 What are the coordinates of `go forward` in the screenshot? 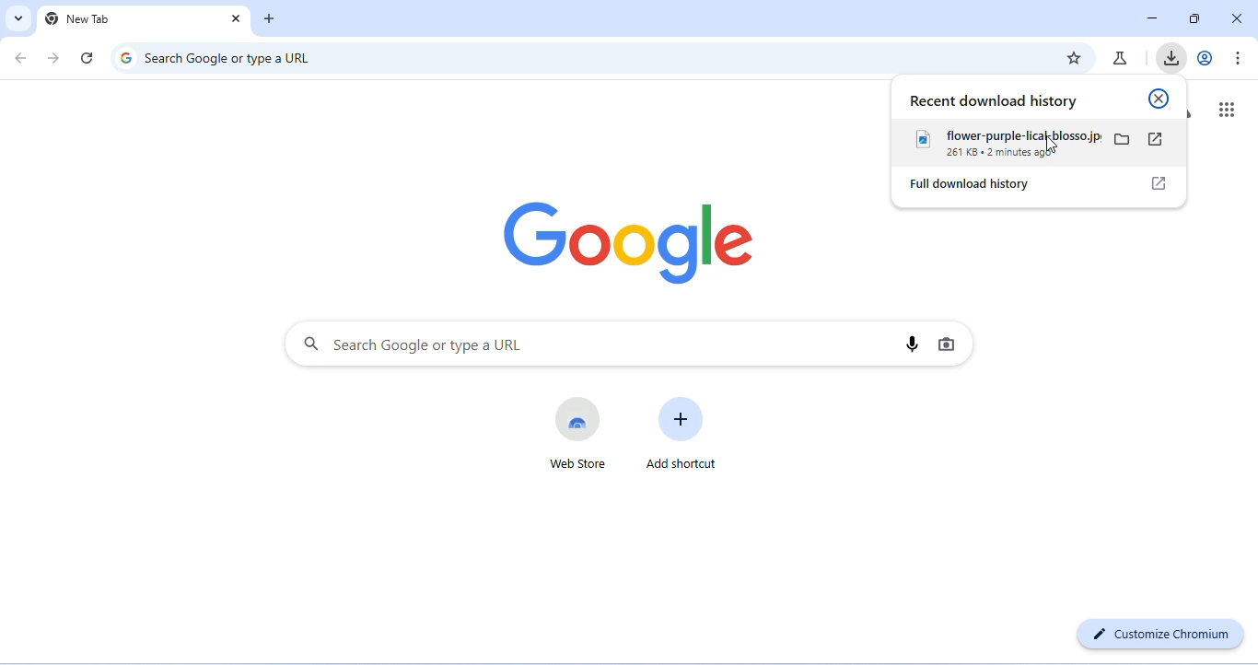 It's located at (56, 58).